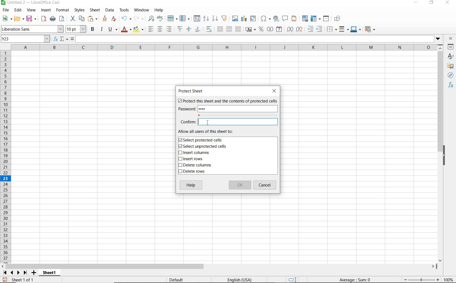  What do you see at coordinates (34, 273) in the screenshot?
I see `ADD SHEET` at bounding box center [34, 273].